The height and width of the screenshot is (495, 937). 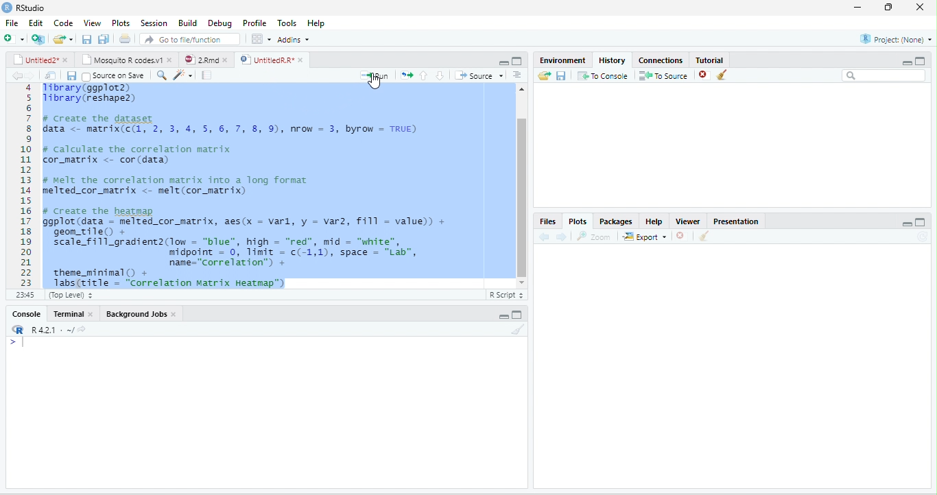 What do you see at coordinates (206, 76) in the screenshot?
I see `document` at bounding box center [206, 76].